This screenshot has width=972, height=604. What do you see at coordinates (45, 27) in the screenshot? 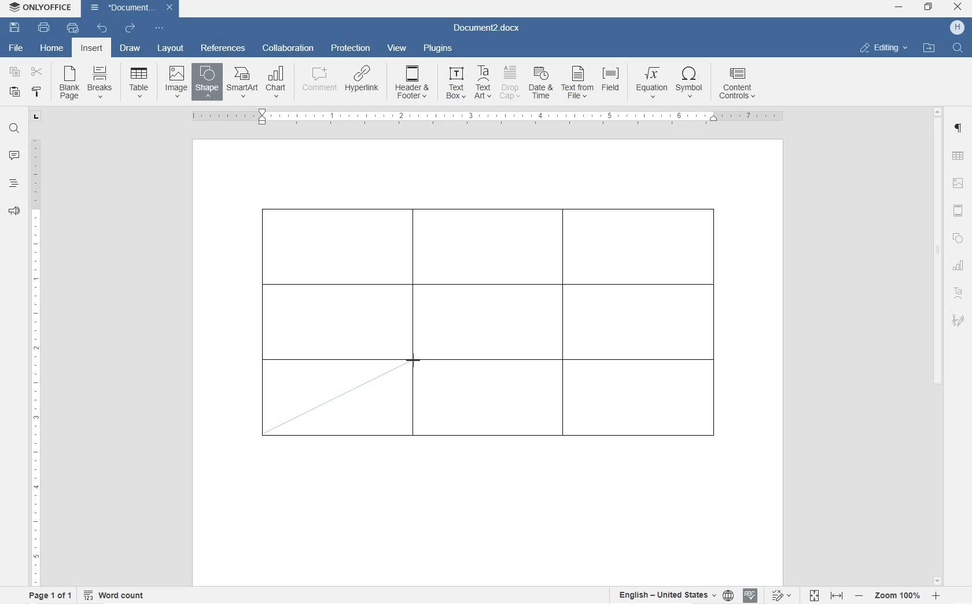
I see `print` at bounding box center [45, 27].